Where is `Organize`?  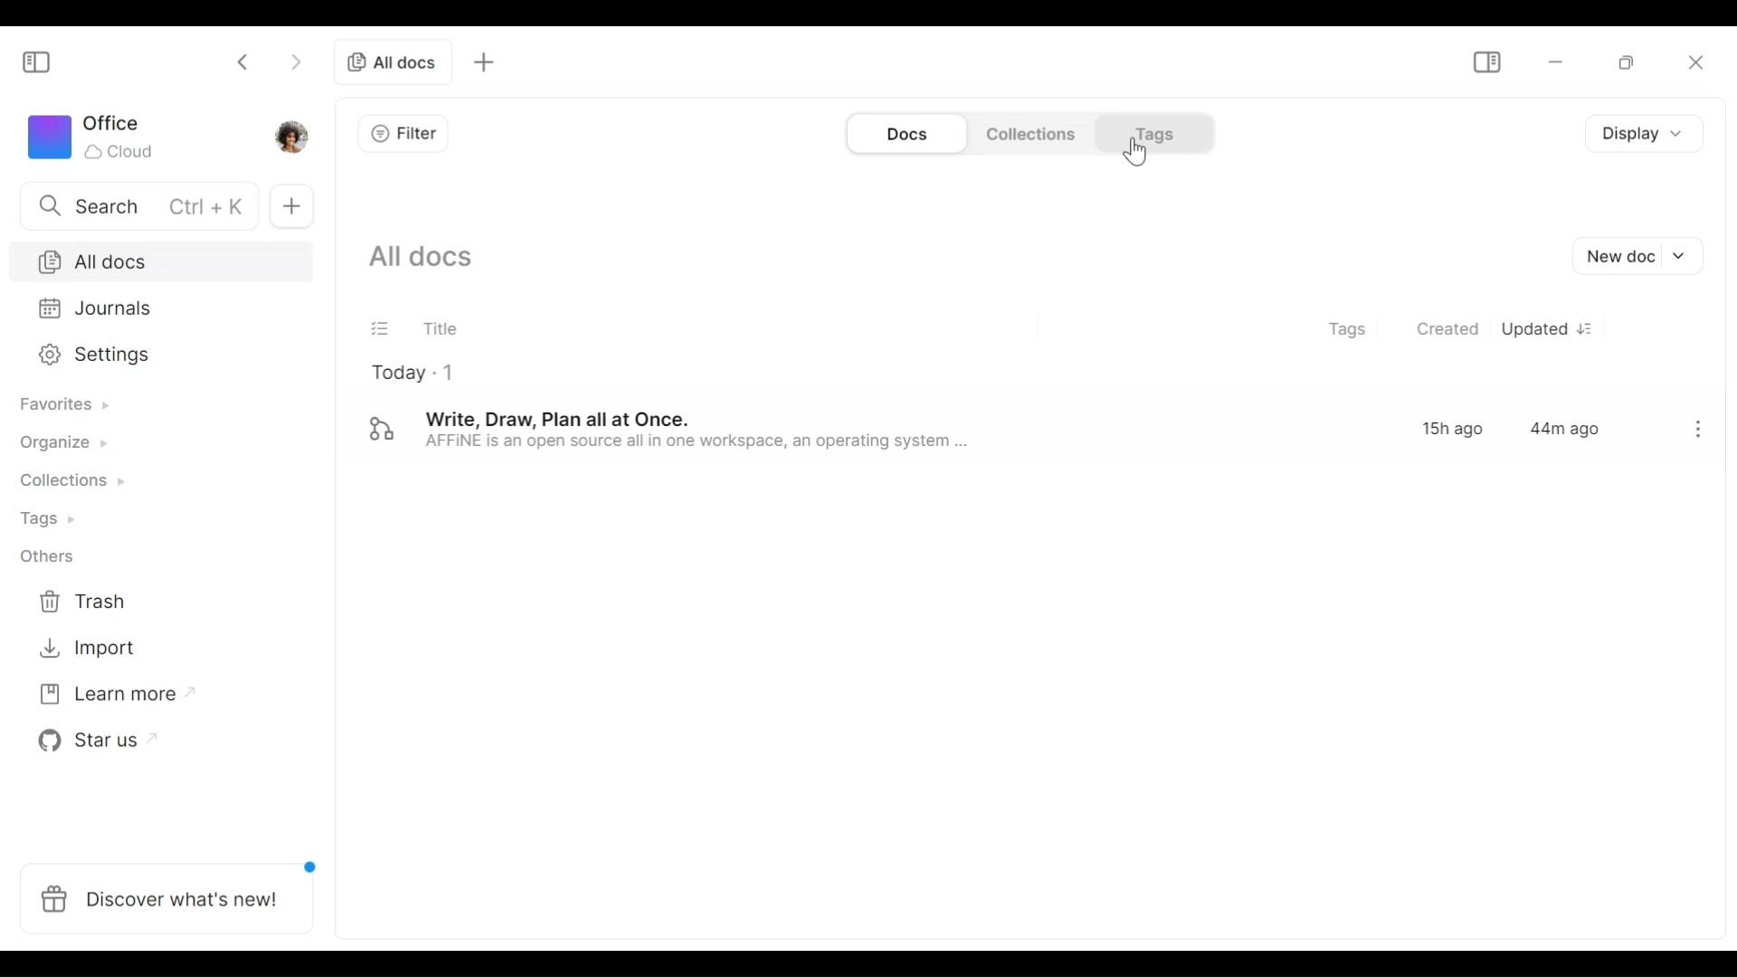
Organize is located at coordinates (68, 443).